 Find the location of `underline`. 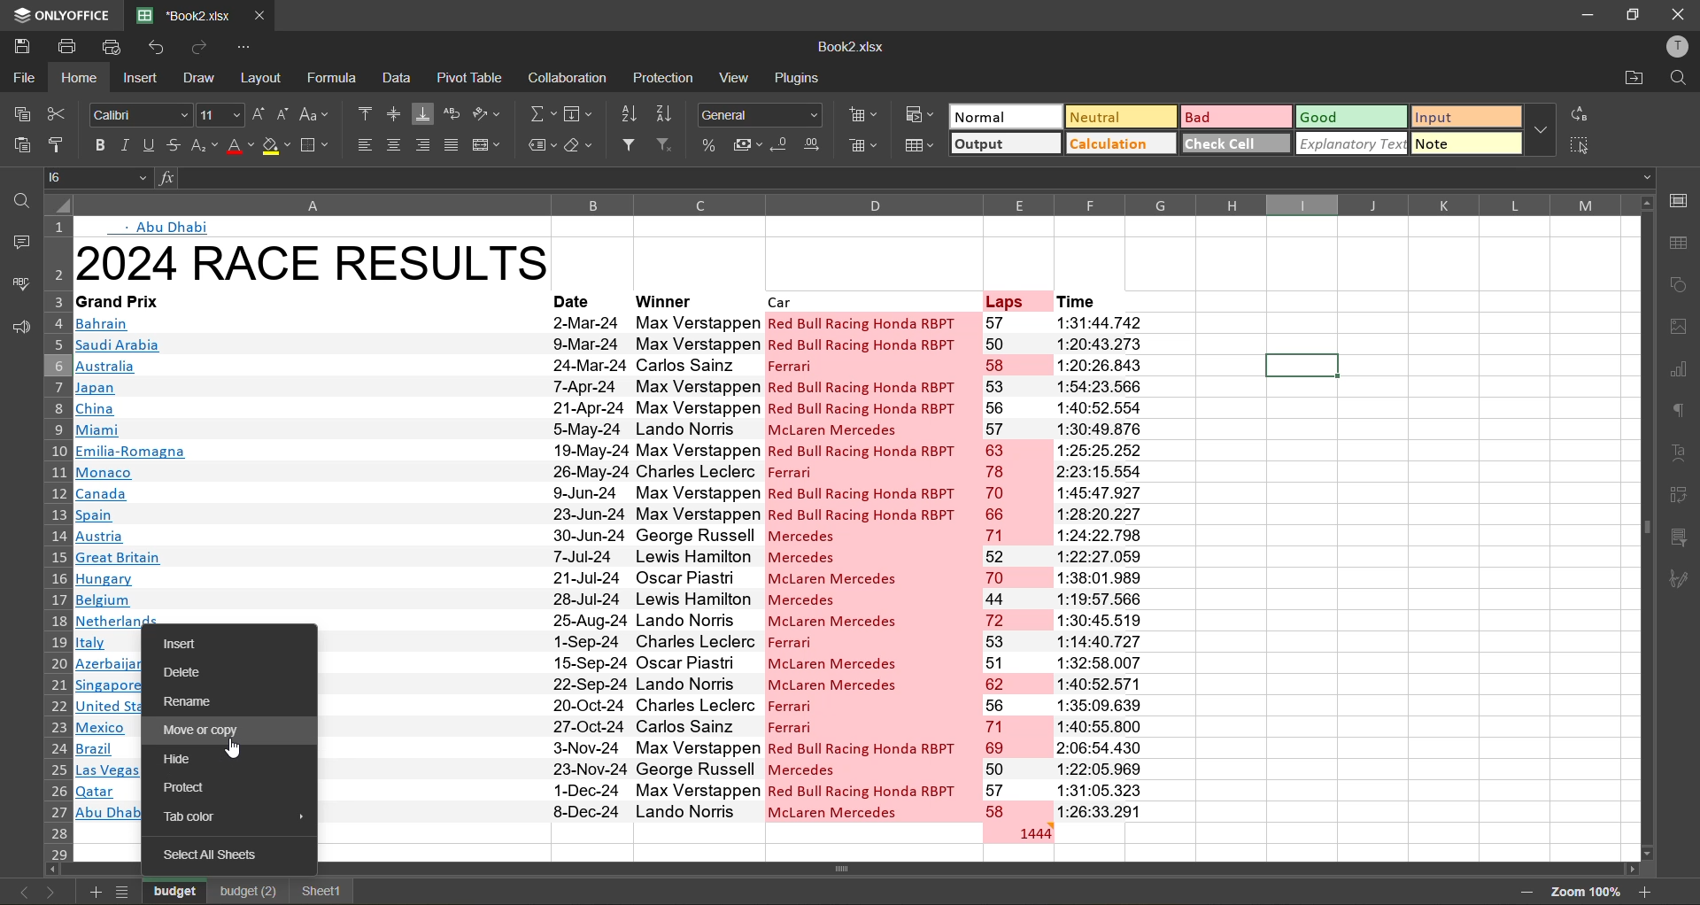

underline is located at coordinates (148, 148).